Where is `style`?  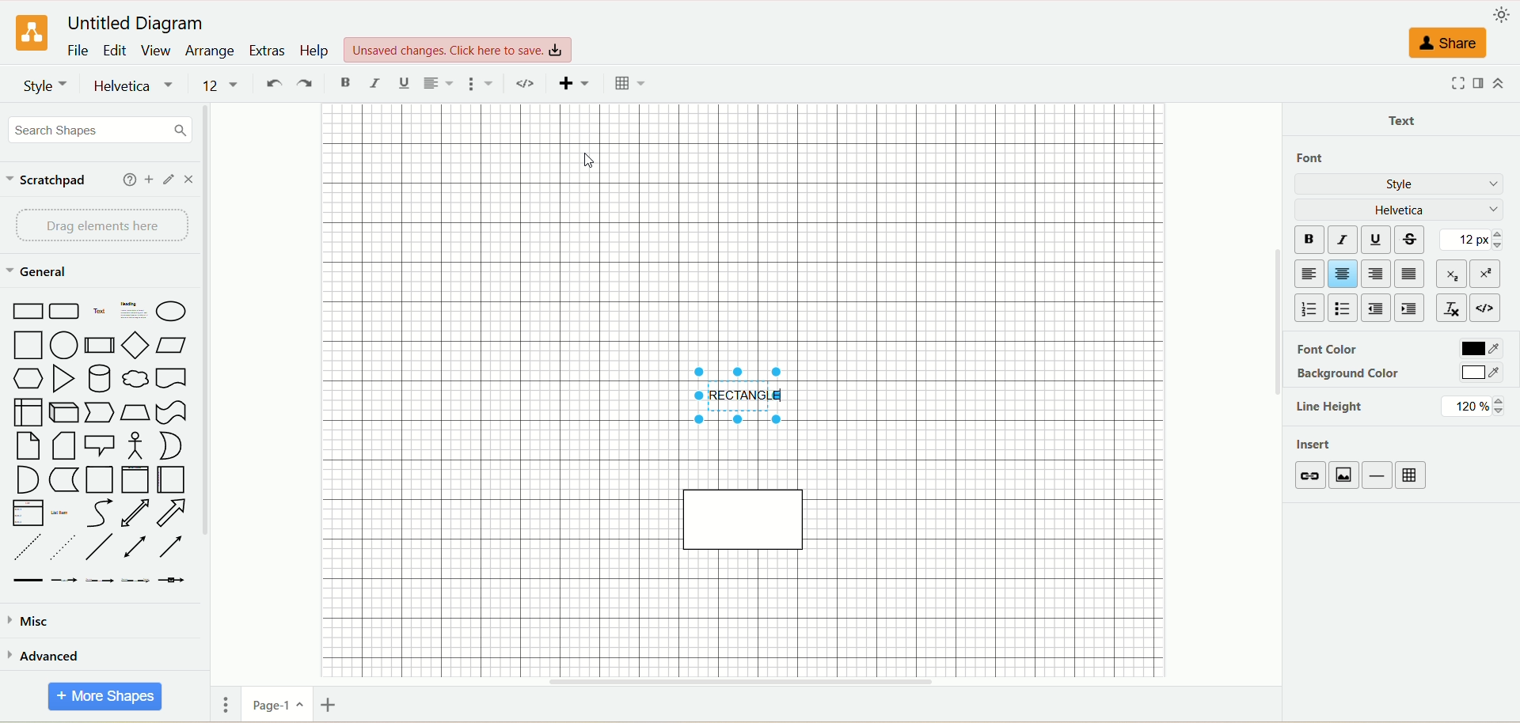 style is located at coordinates (1400, 185).